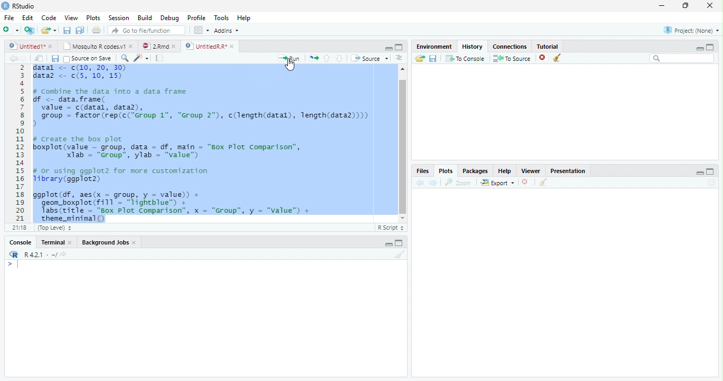  I want to click on Mosquito R codes.v1, so click(93, 46).